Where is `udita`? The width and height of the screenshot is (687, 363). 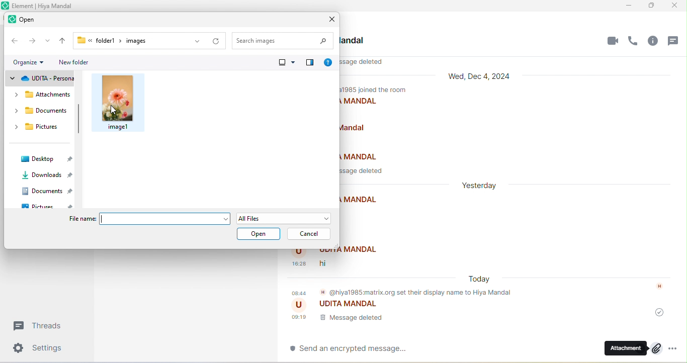
udita is located at coordinates (40, 77).